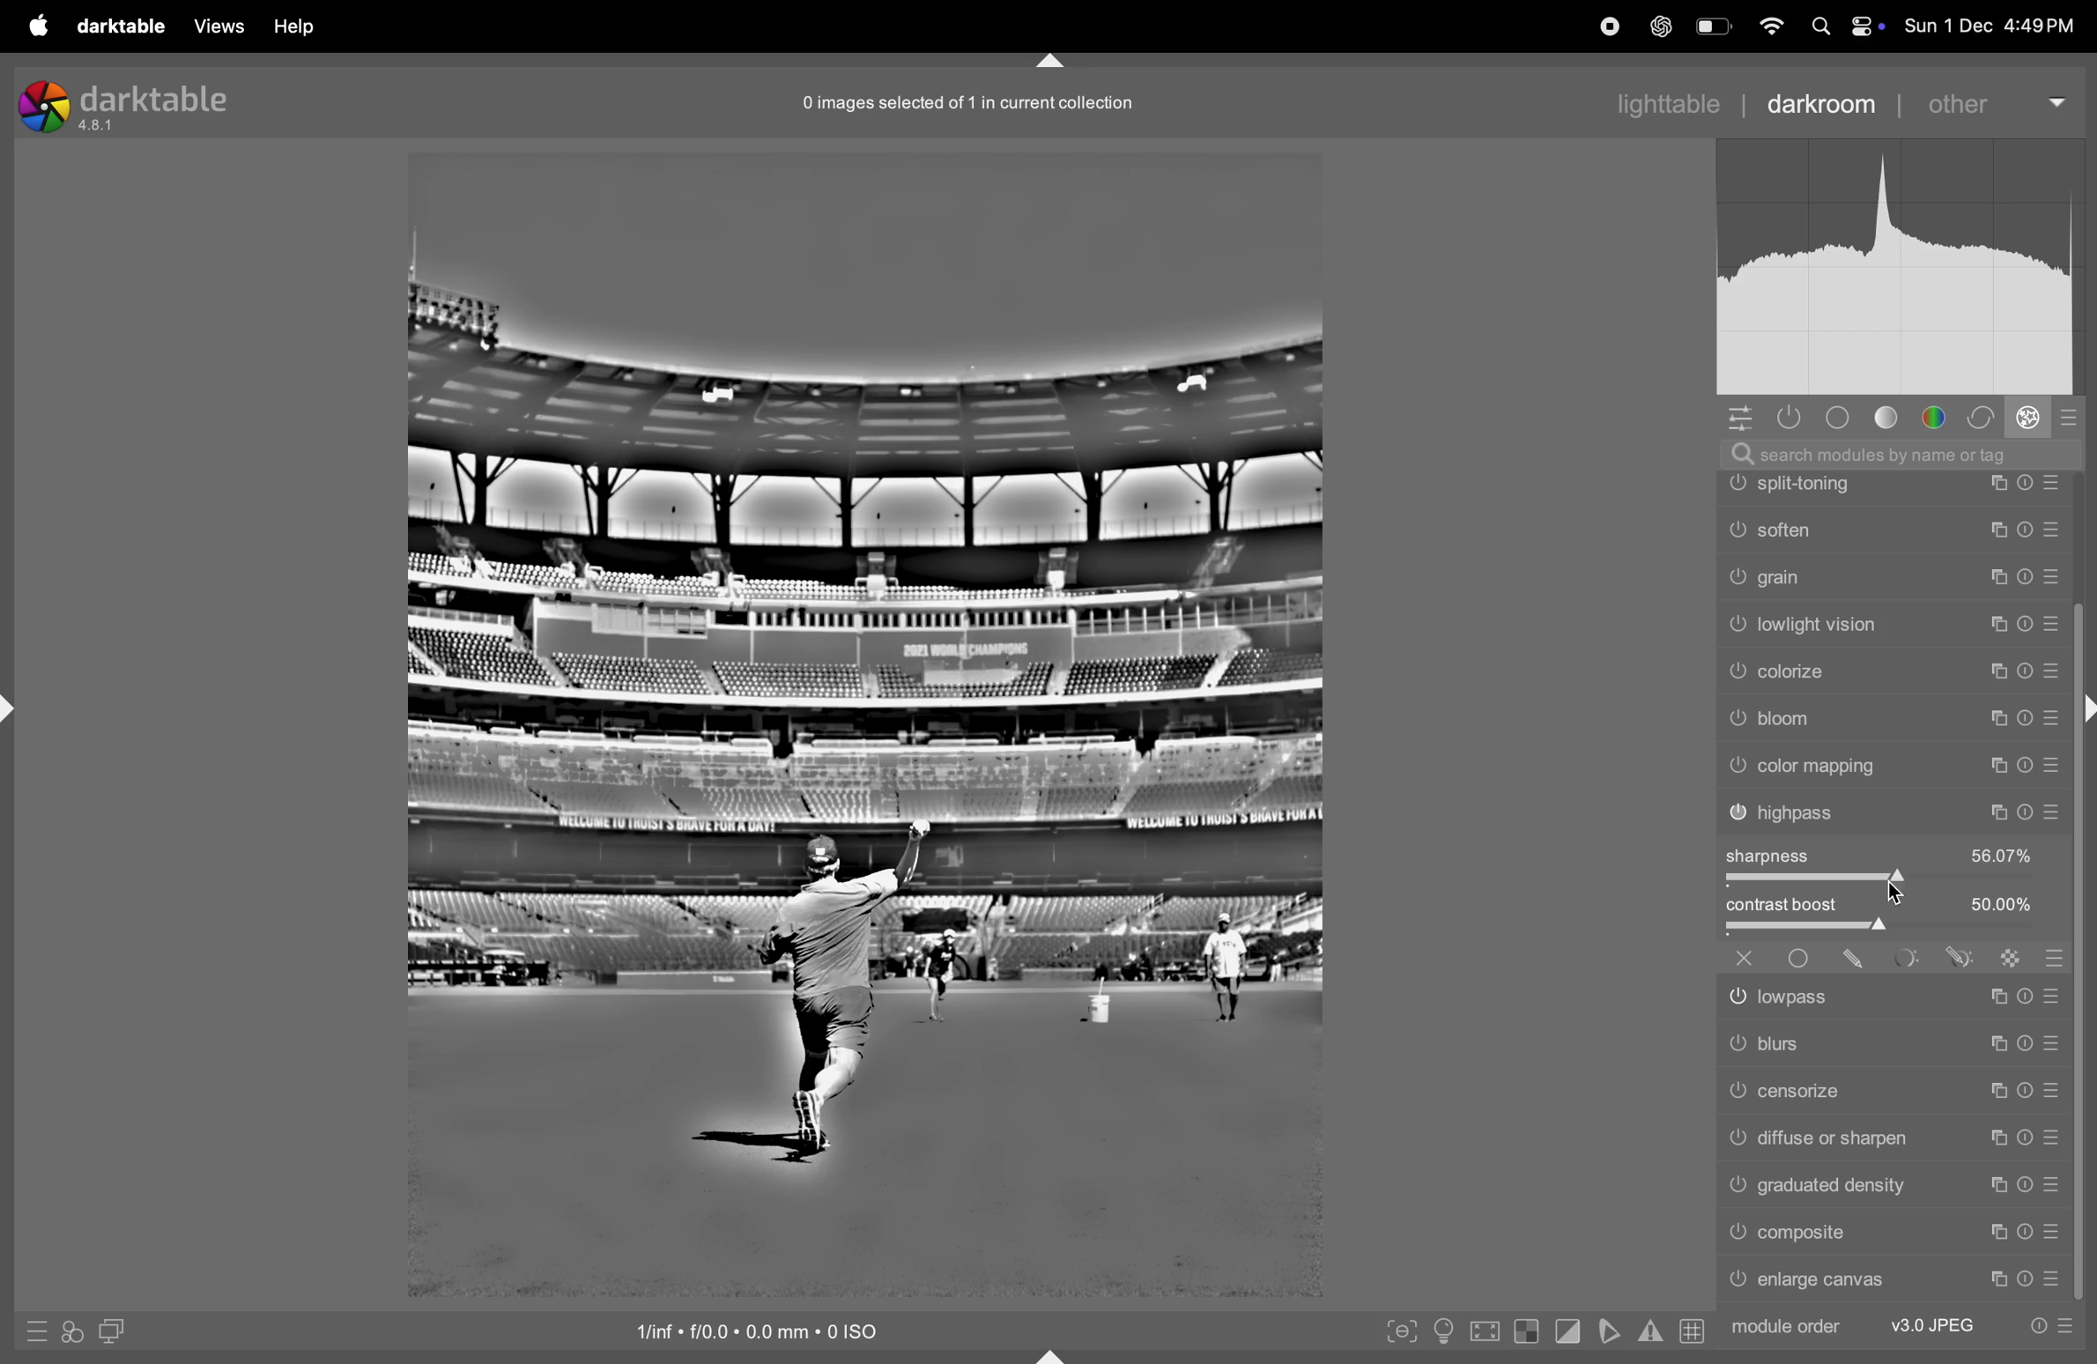 This screenshot has height=1364, width=2097. What do you see at coordinates (2067, 420) in the screenshot?
I see `presets` at bounding box center [2067, 420].